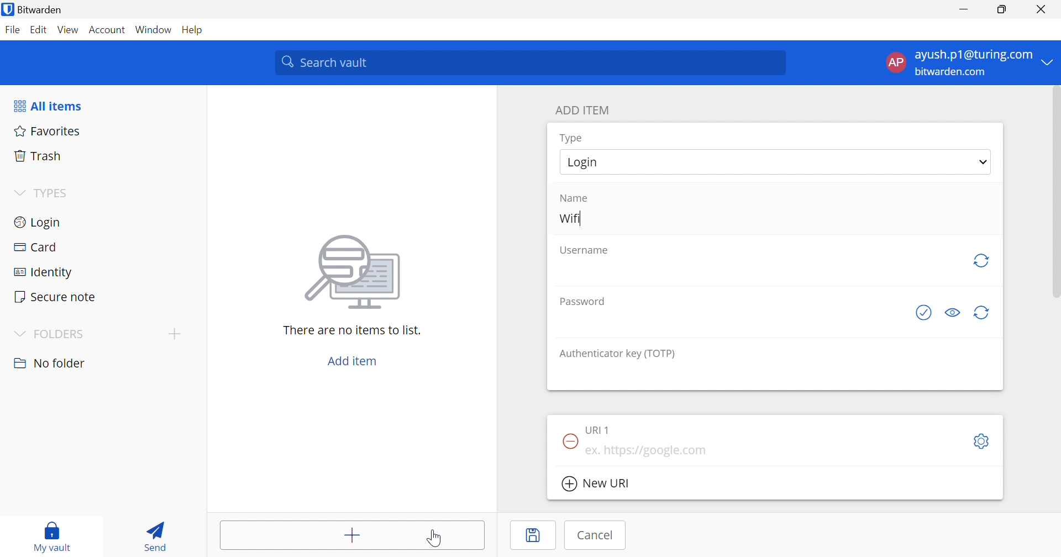 The width and height of the screenshot is (1061, 557). Describe the element at coordinates (38, 30) in the screenshot. I see `Edit` at that location.